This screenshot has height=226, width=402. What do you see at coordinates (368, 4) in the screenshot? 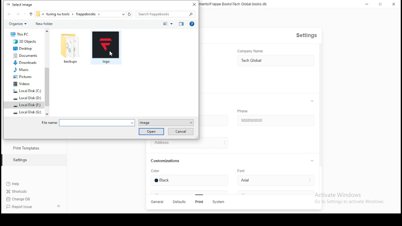
I see `MINIMIZE ` at bounding box center [368, 4].